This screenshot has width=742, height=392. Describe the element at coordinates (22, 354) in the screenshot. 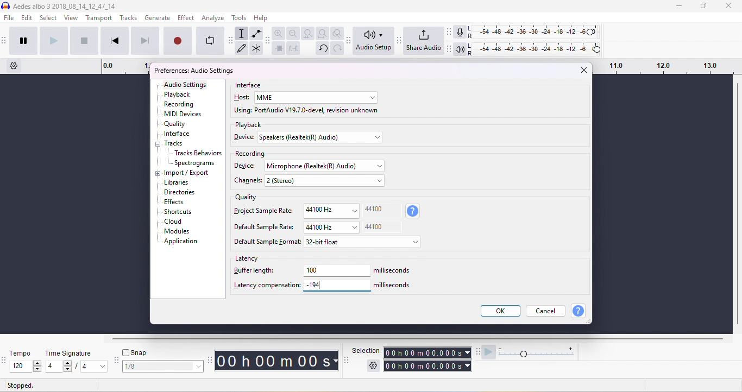

I see `tempo` at that location.